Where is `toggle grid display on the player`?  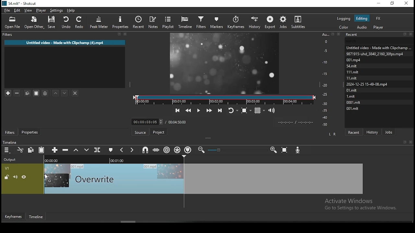 toggle grid display on the player is located at coordinates (260, 111).